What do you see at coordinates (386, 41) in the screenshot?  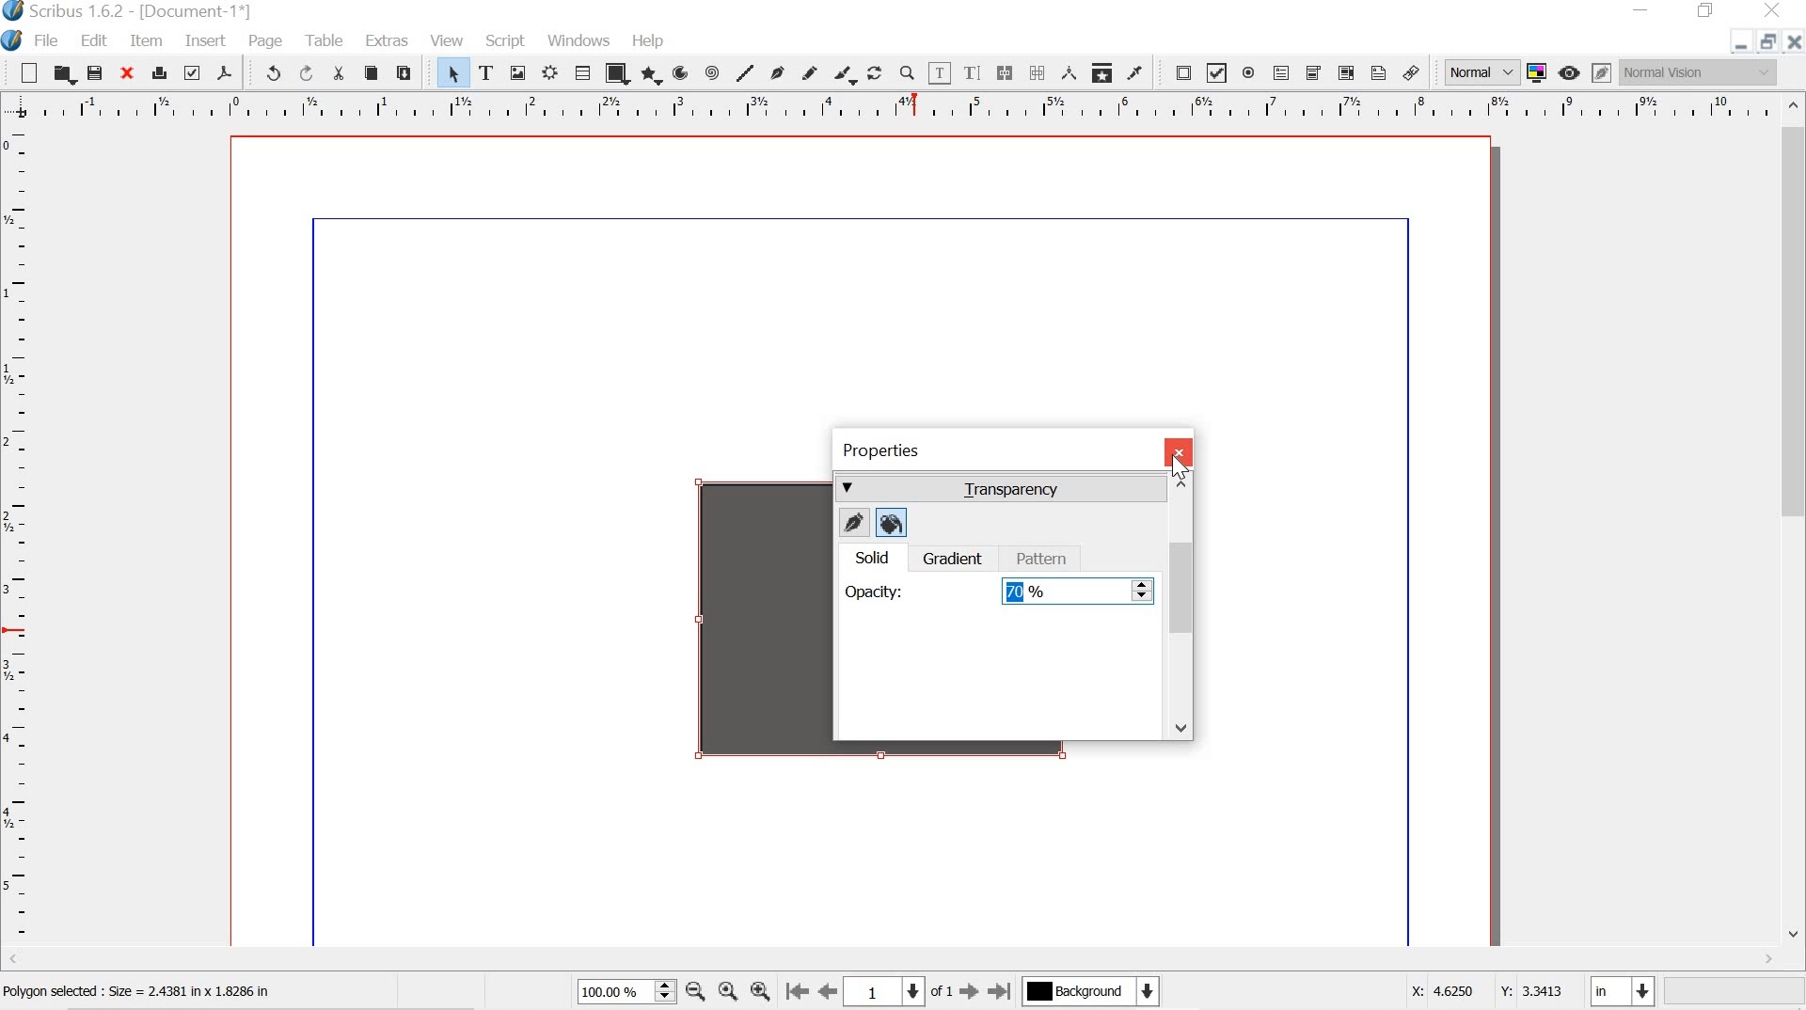 I see `extras` at bounding box center [386, 41].